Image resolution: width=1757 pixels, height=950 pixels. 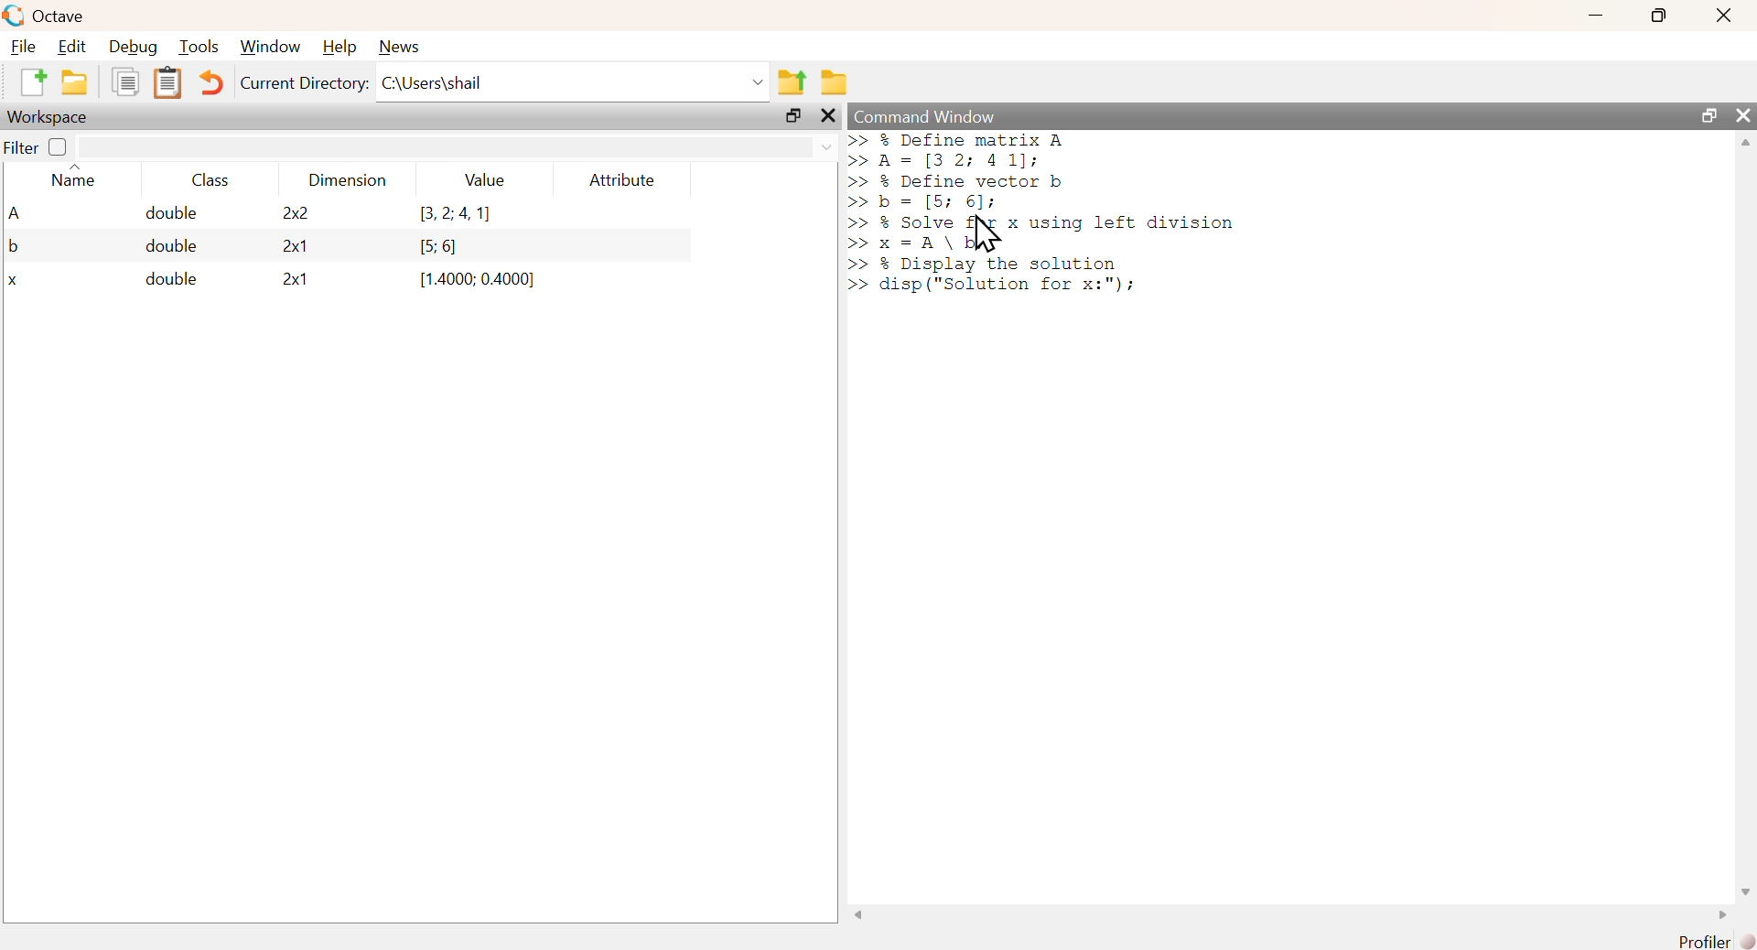 What do you see at coordinates (270, 48) in the screenshot?
I see `window` at bounding box center [270, 48].